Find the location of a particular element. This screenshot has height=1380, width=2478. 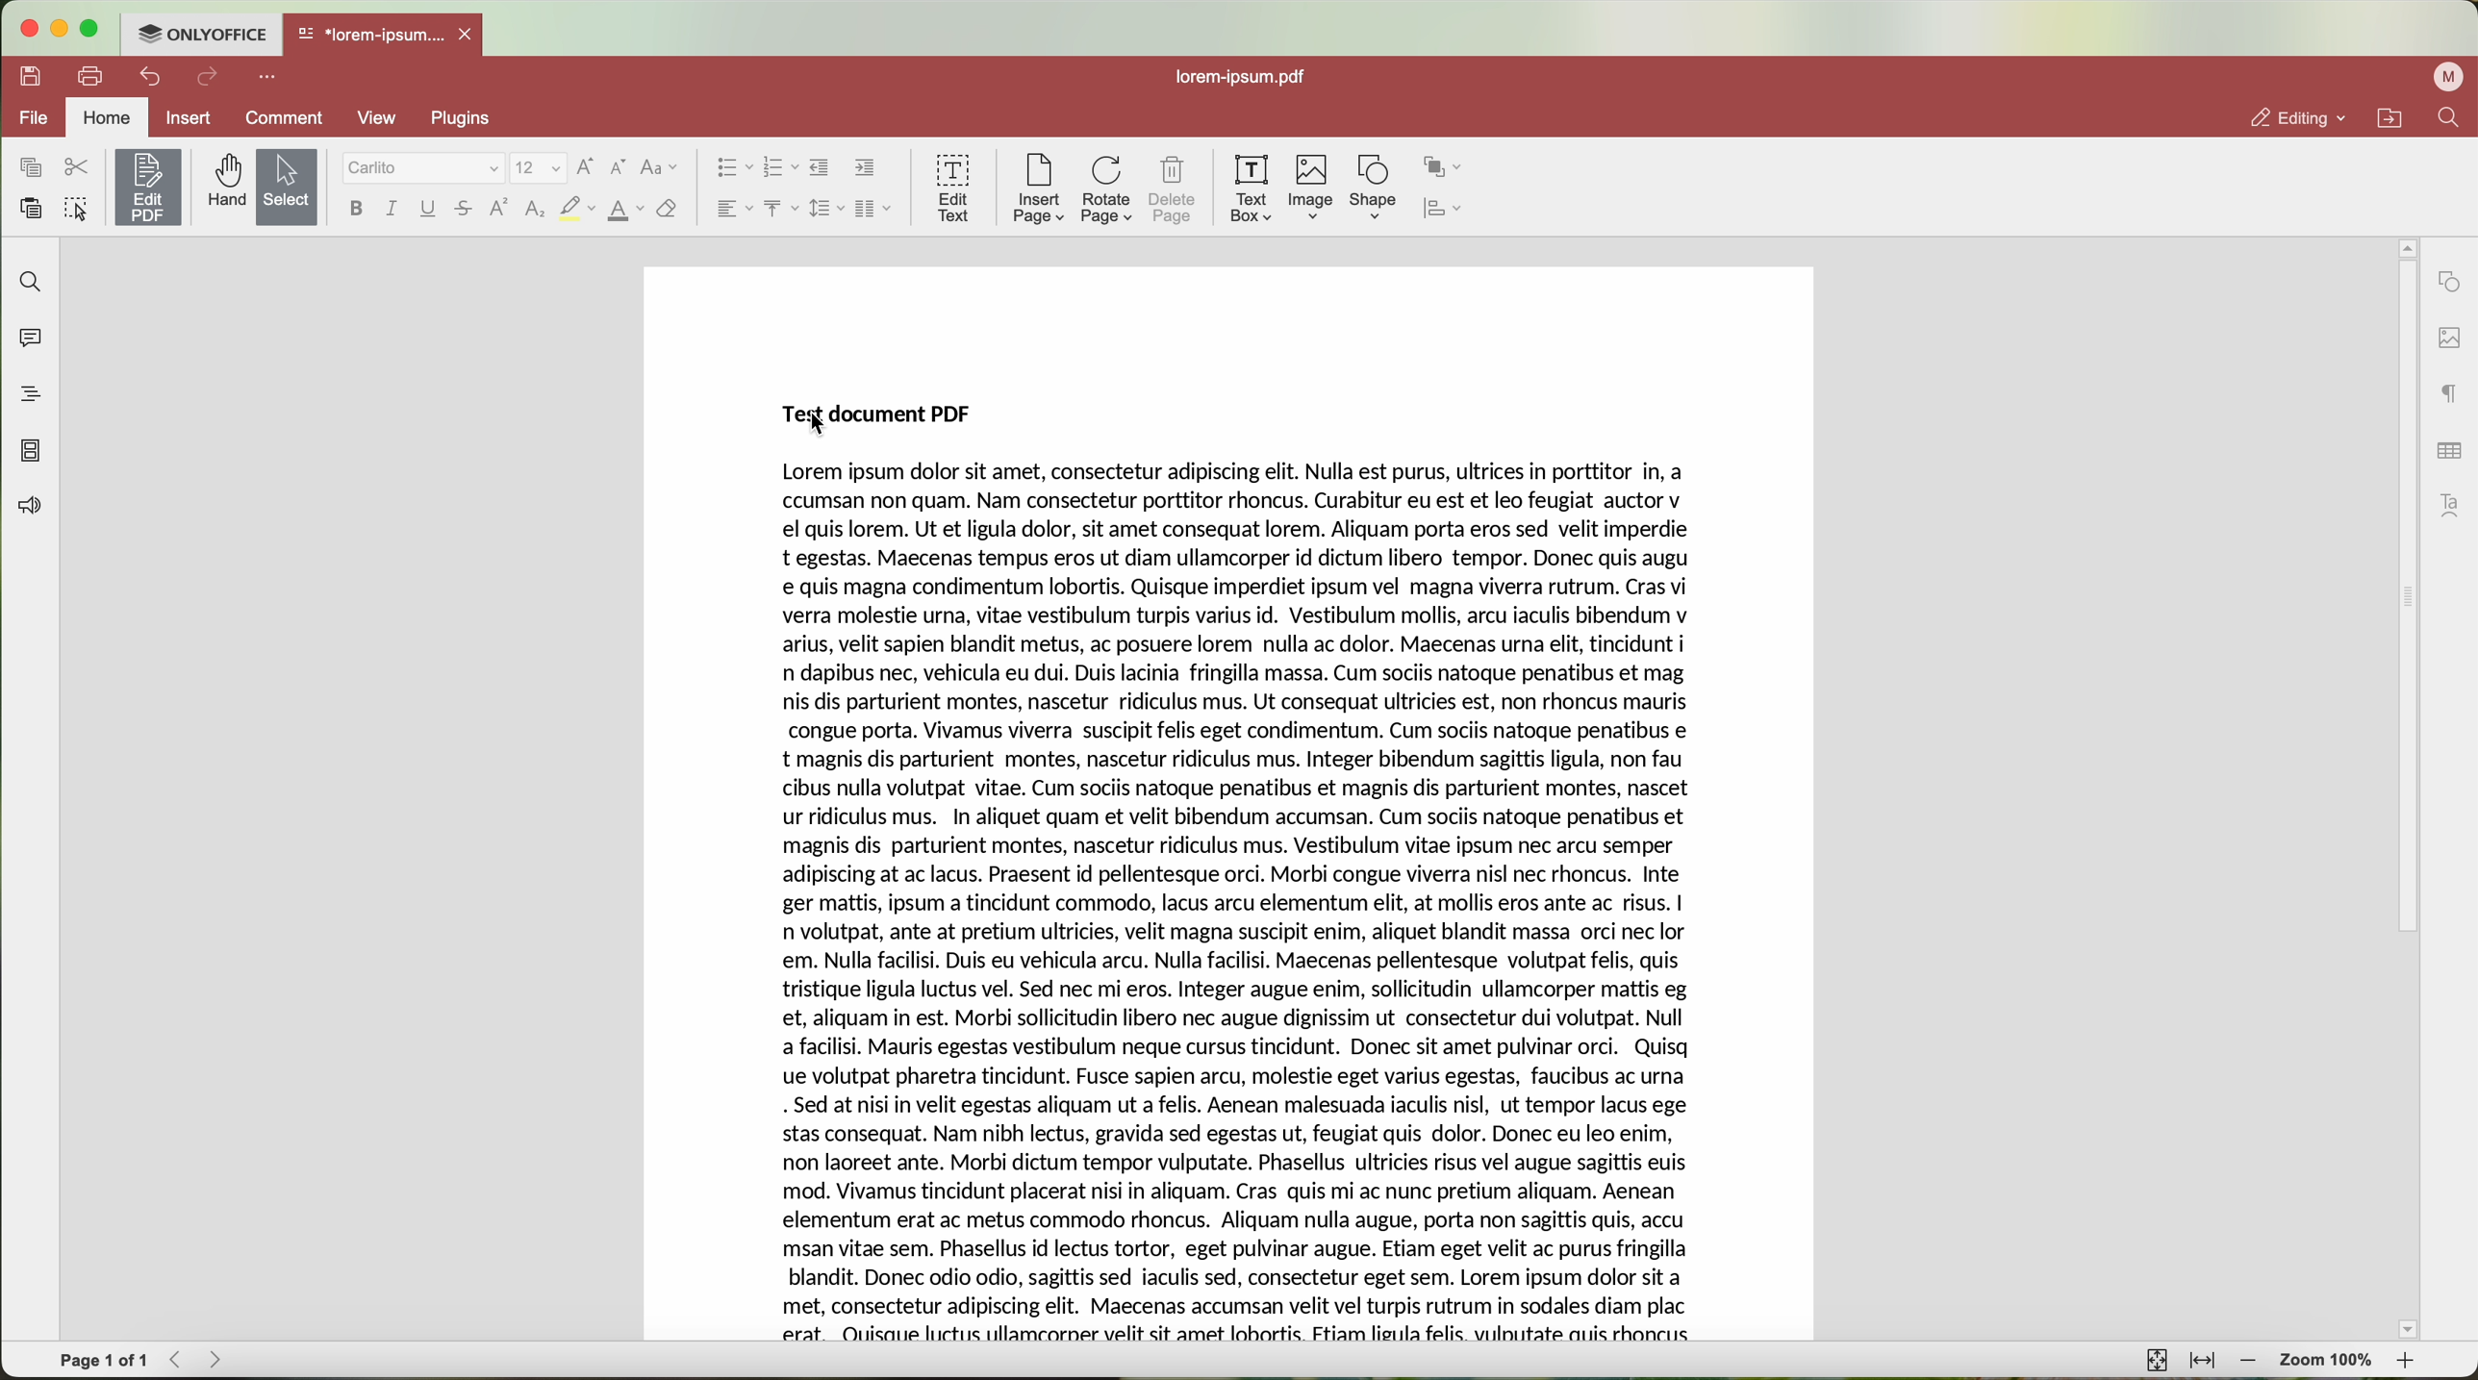

bullets is located at coordinates (733, 167).